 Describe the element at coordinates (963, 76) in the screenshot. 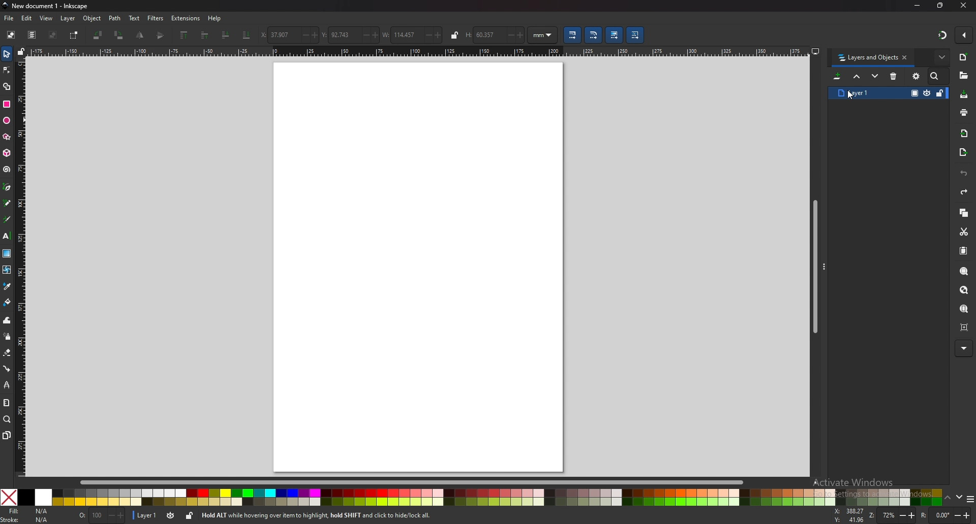

I see `open` at that location.